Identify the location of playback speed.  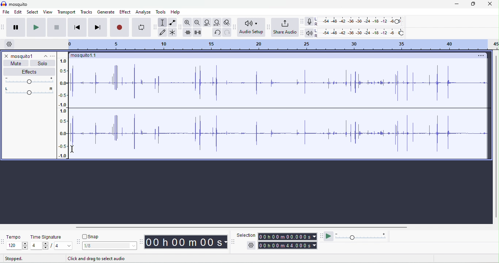
(363, 236).